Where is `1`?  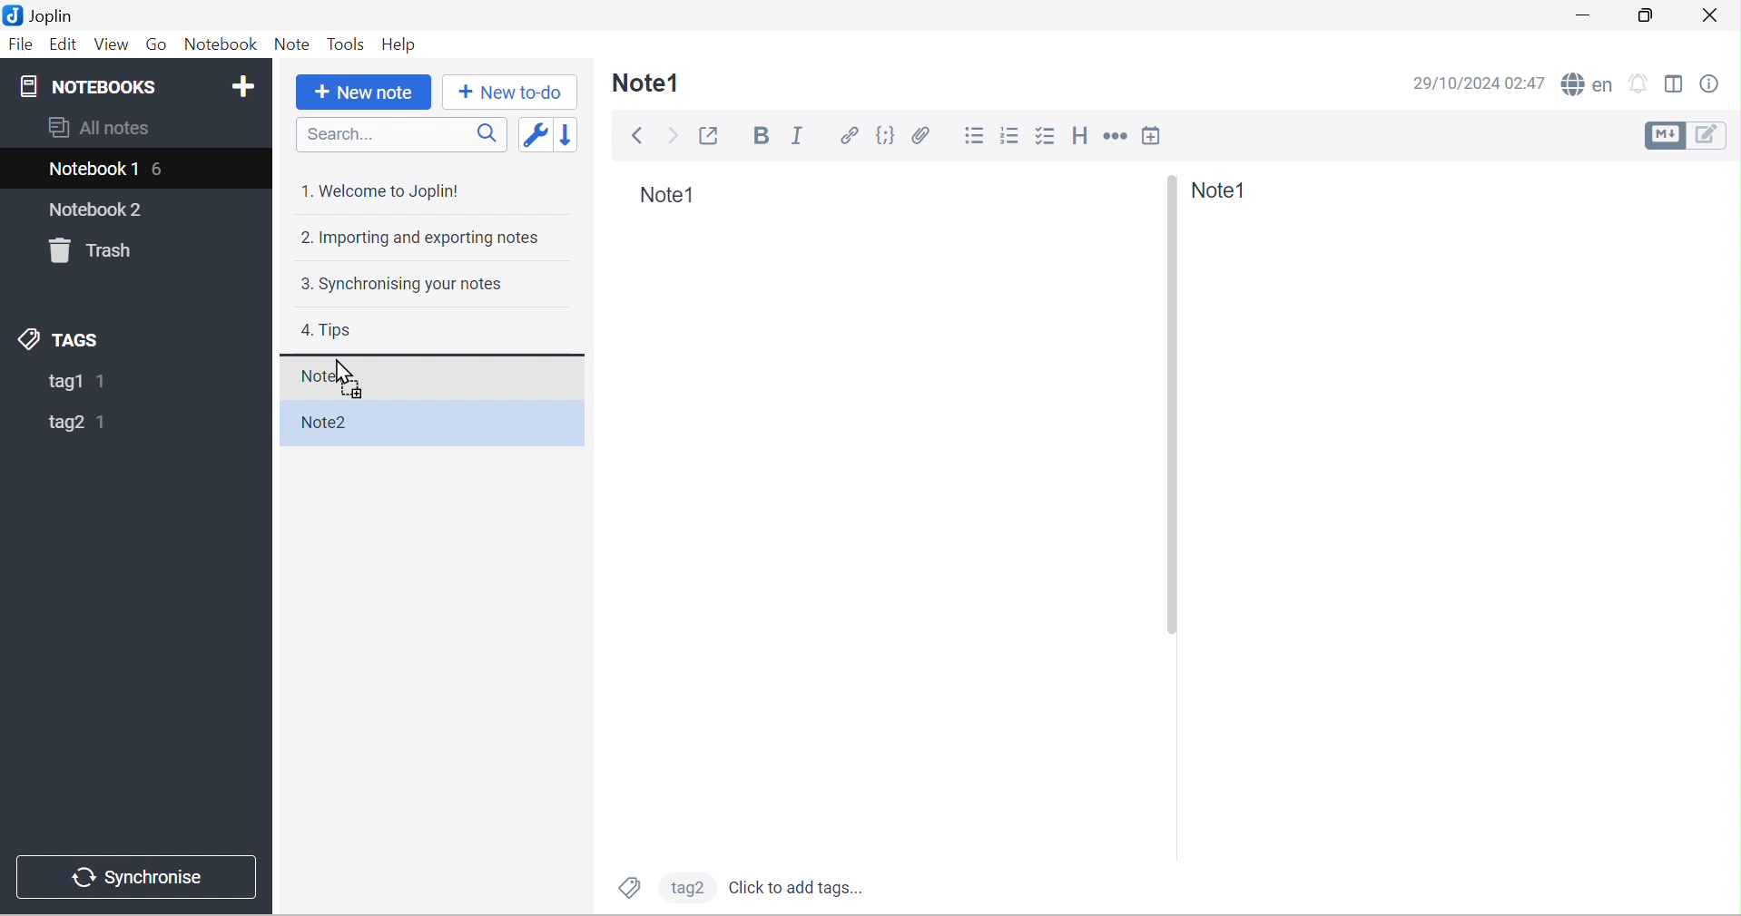 1 is located at coordinates (102, 425).